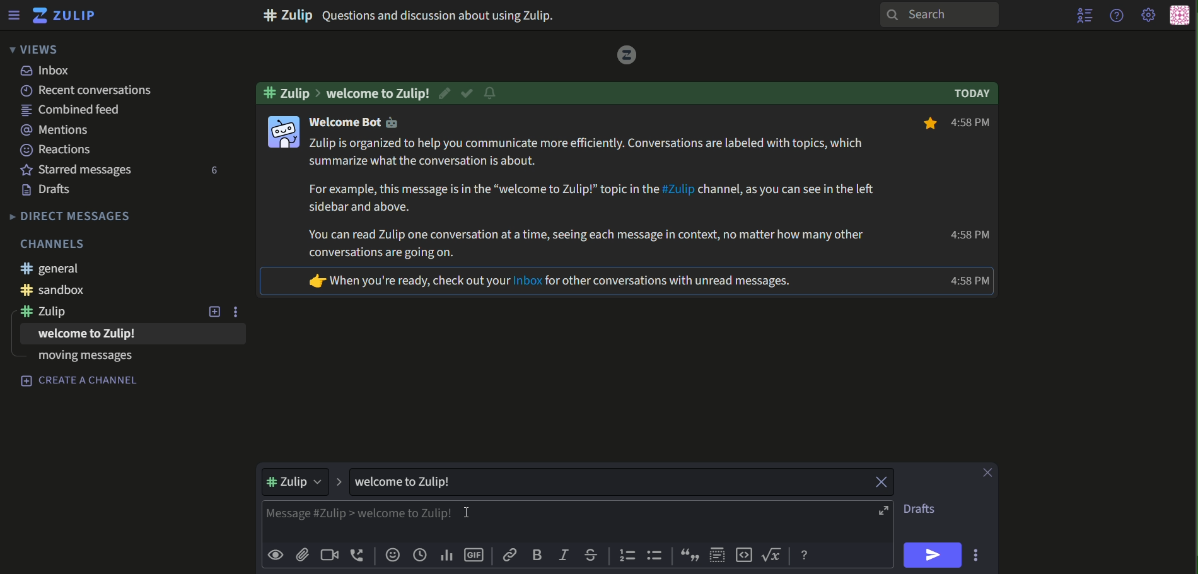 The image size is (1198, 574). What do you see at coordinates (468, 513) in the screenshot?
I see `cursor` at bounding box center [468, 513].